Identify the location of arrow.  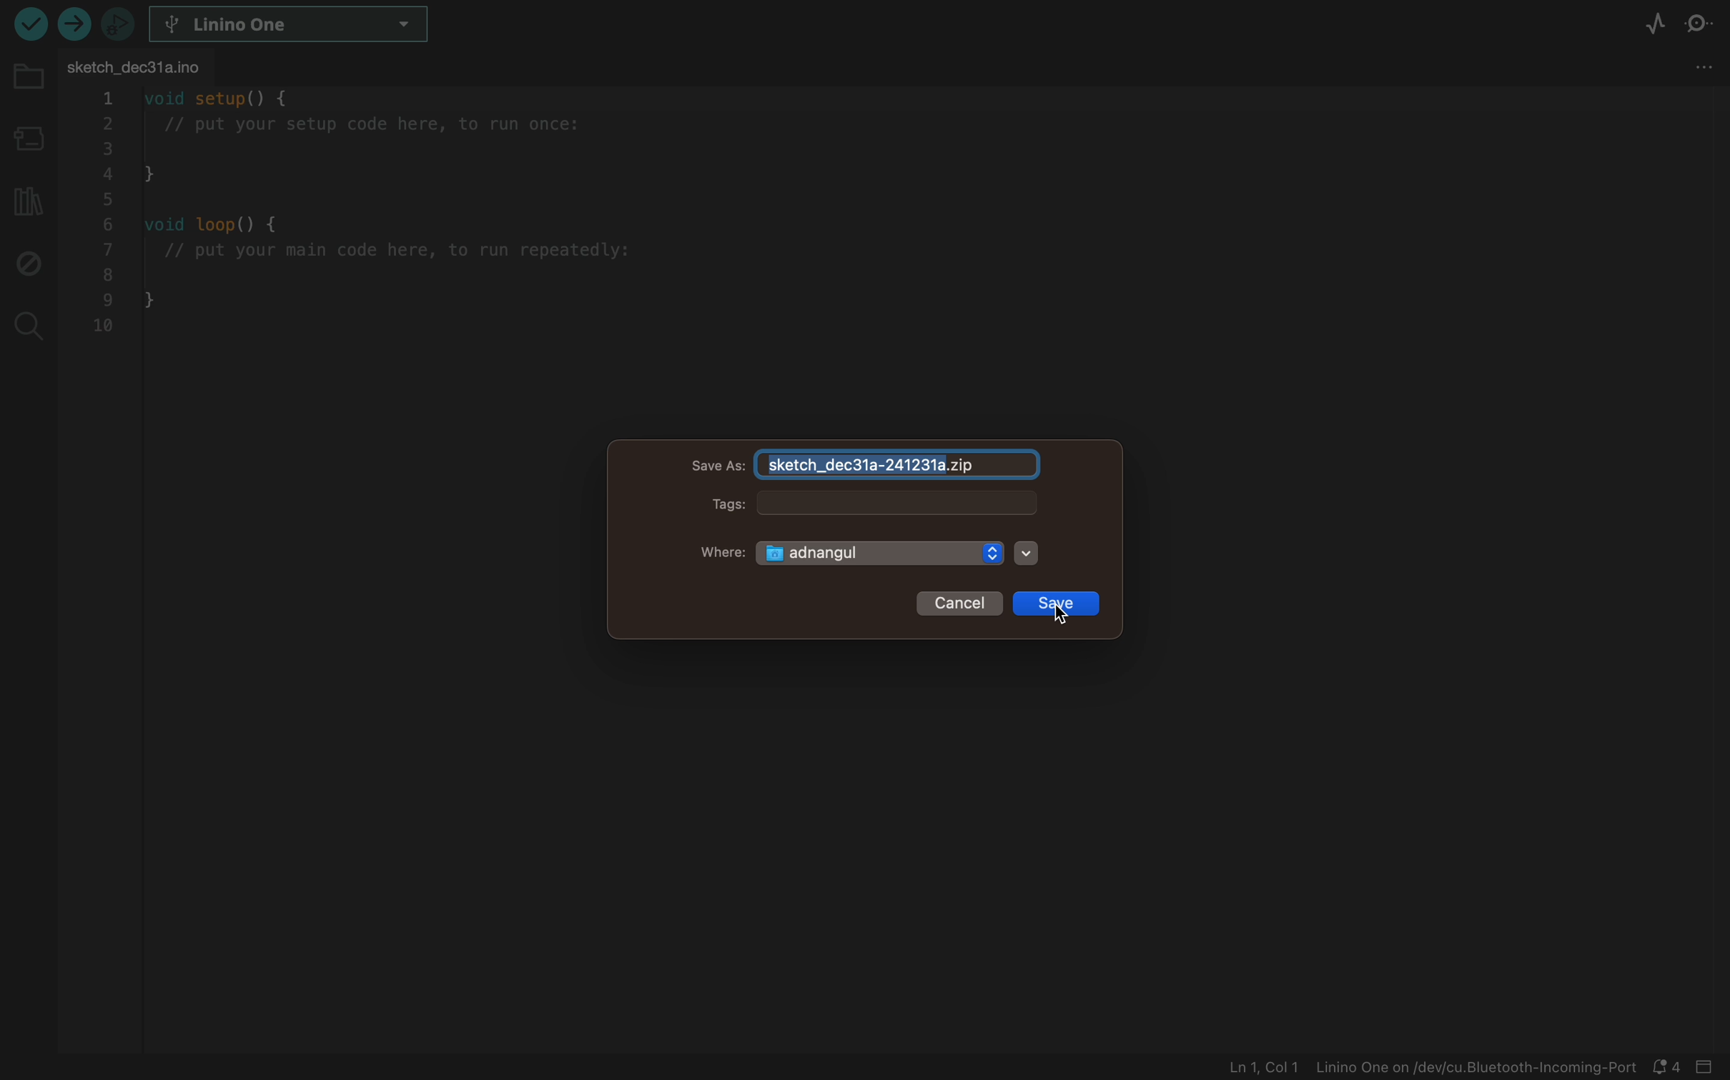
(1027, 553).